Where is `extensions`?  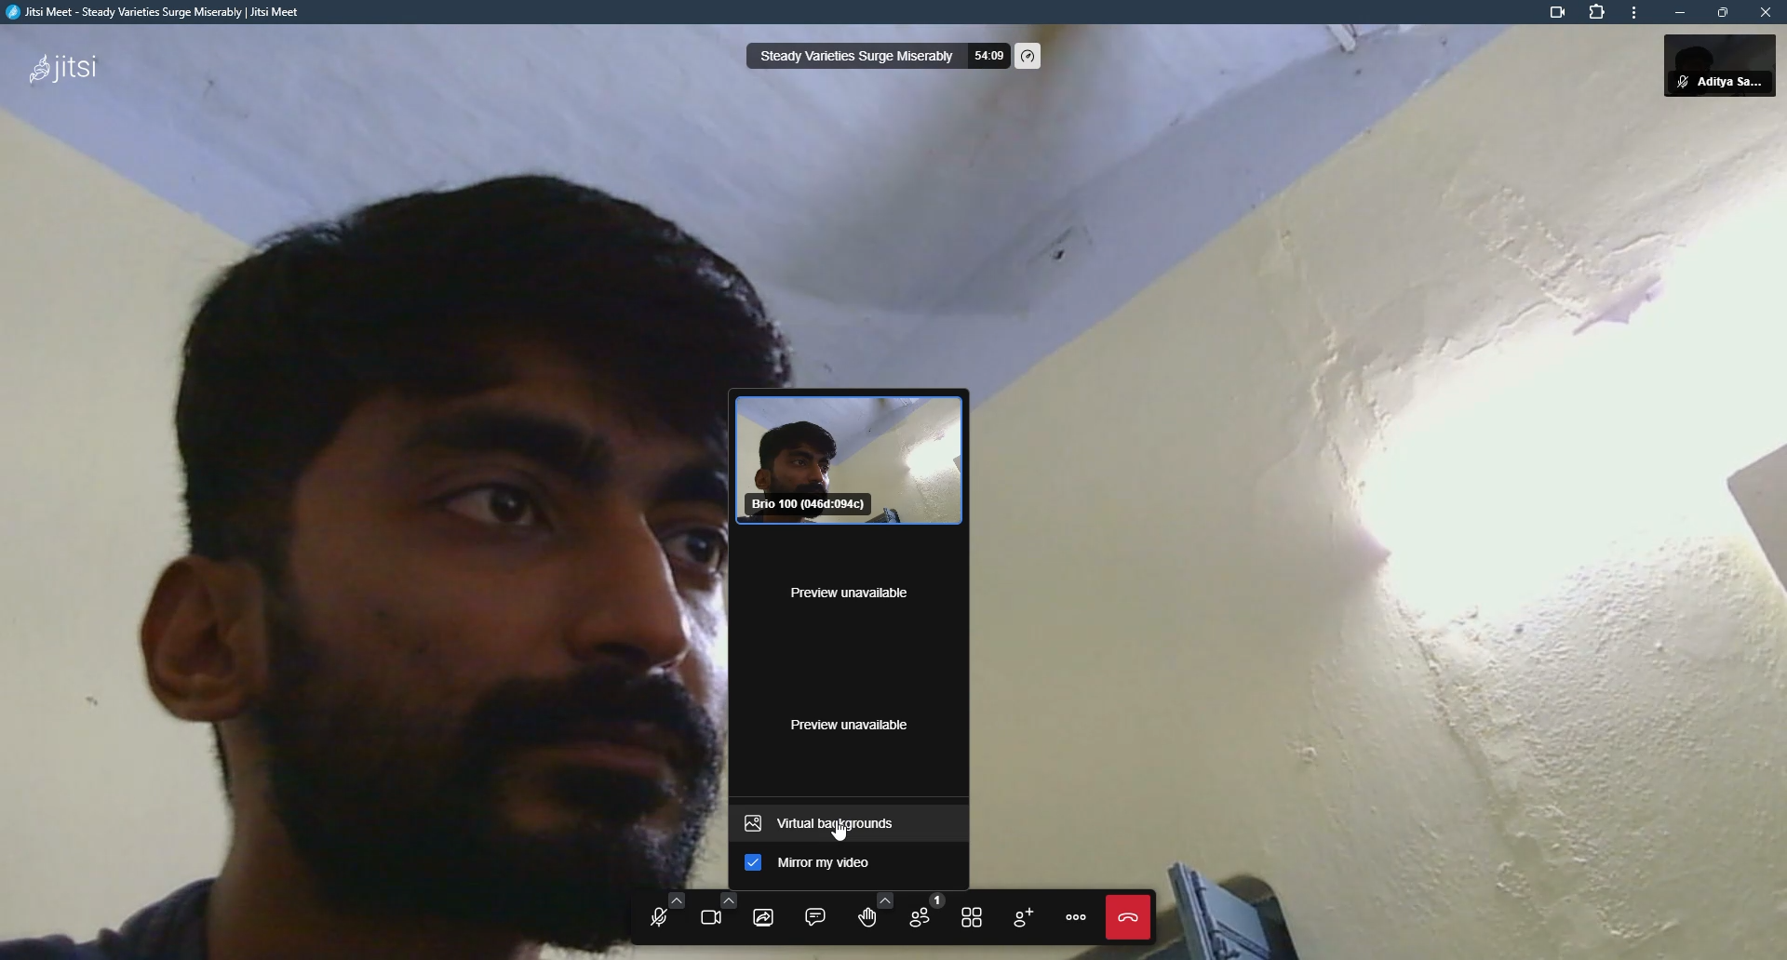 extensions is located at coordinates (1599, 14).